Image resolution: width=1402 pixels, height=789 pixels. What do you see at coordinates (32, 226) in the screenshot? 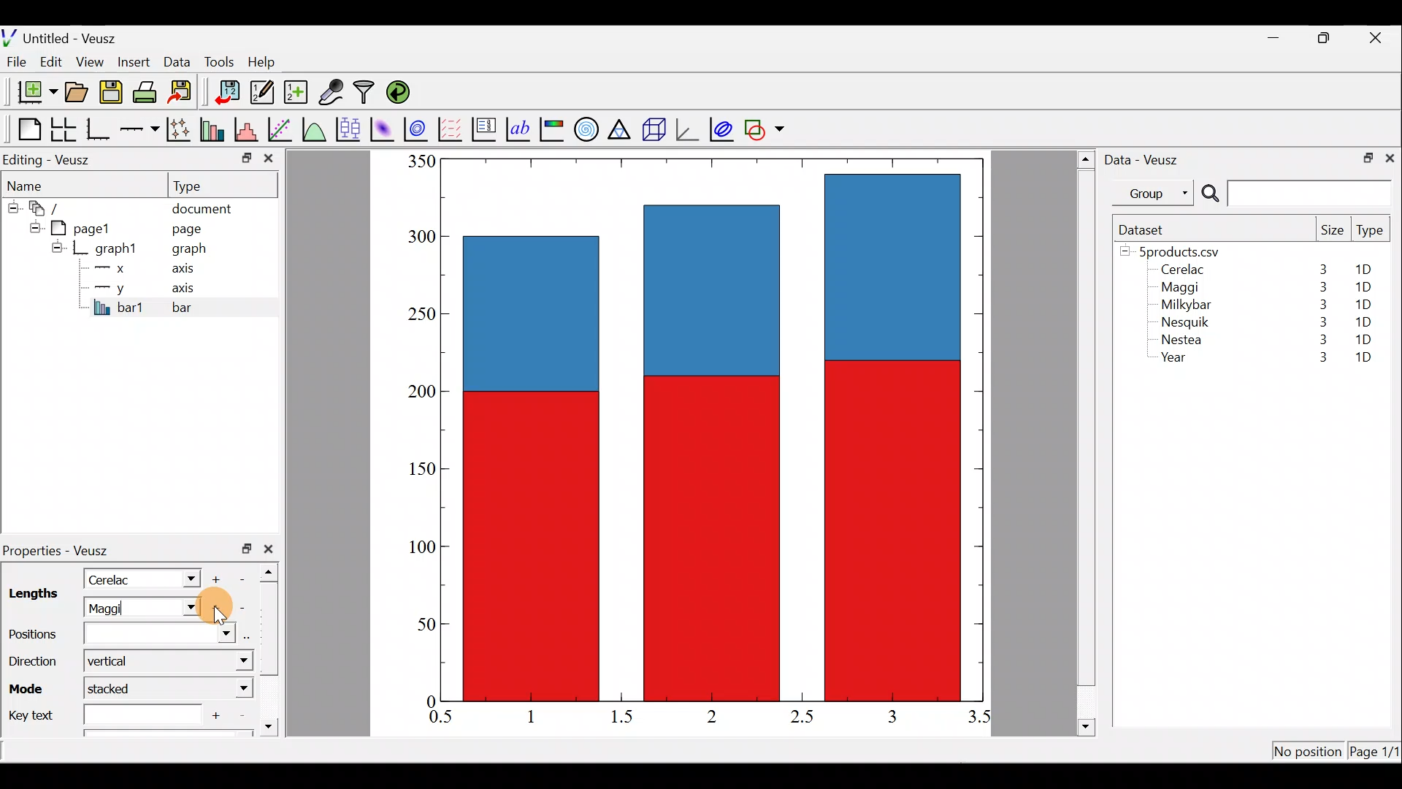
I see `hide` at bounding box center [32, 226].